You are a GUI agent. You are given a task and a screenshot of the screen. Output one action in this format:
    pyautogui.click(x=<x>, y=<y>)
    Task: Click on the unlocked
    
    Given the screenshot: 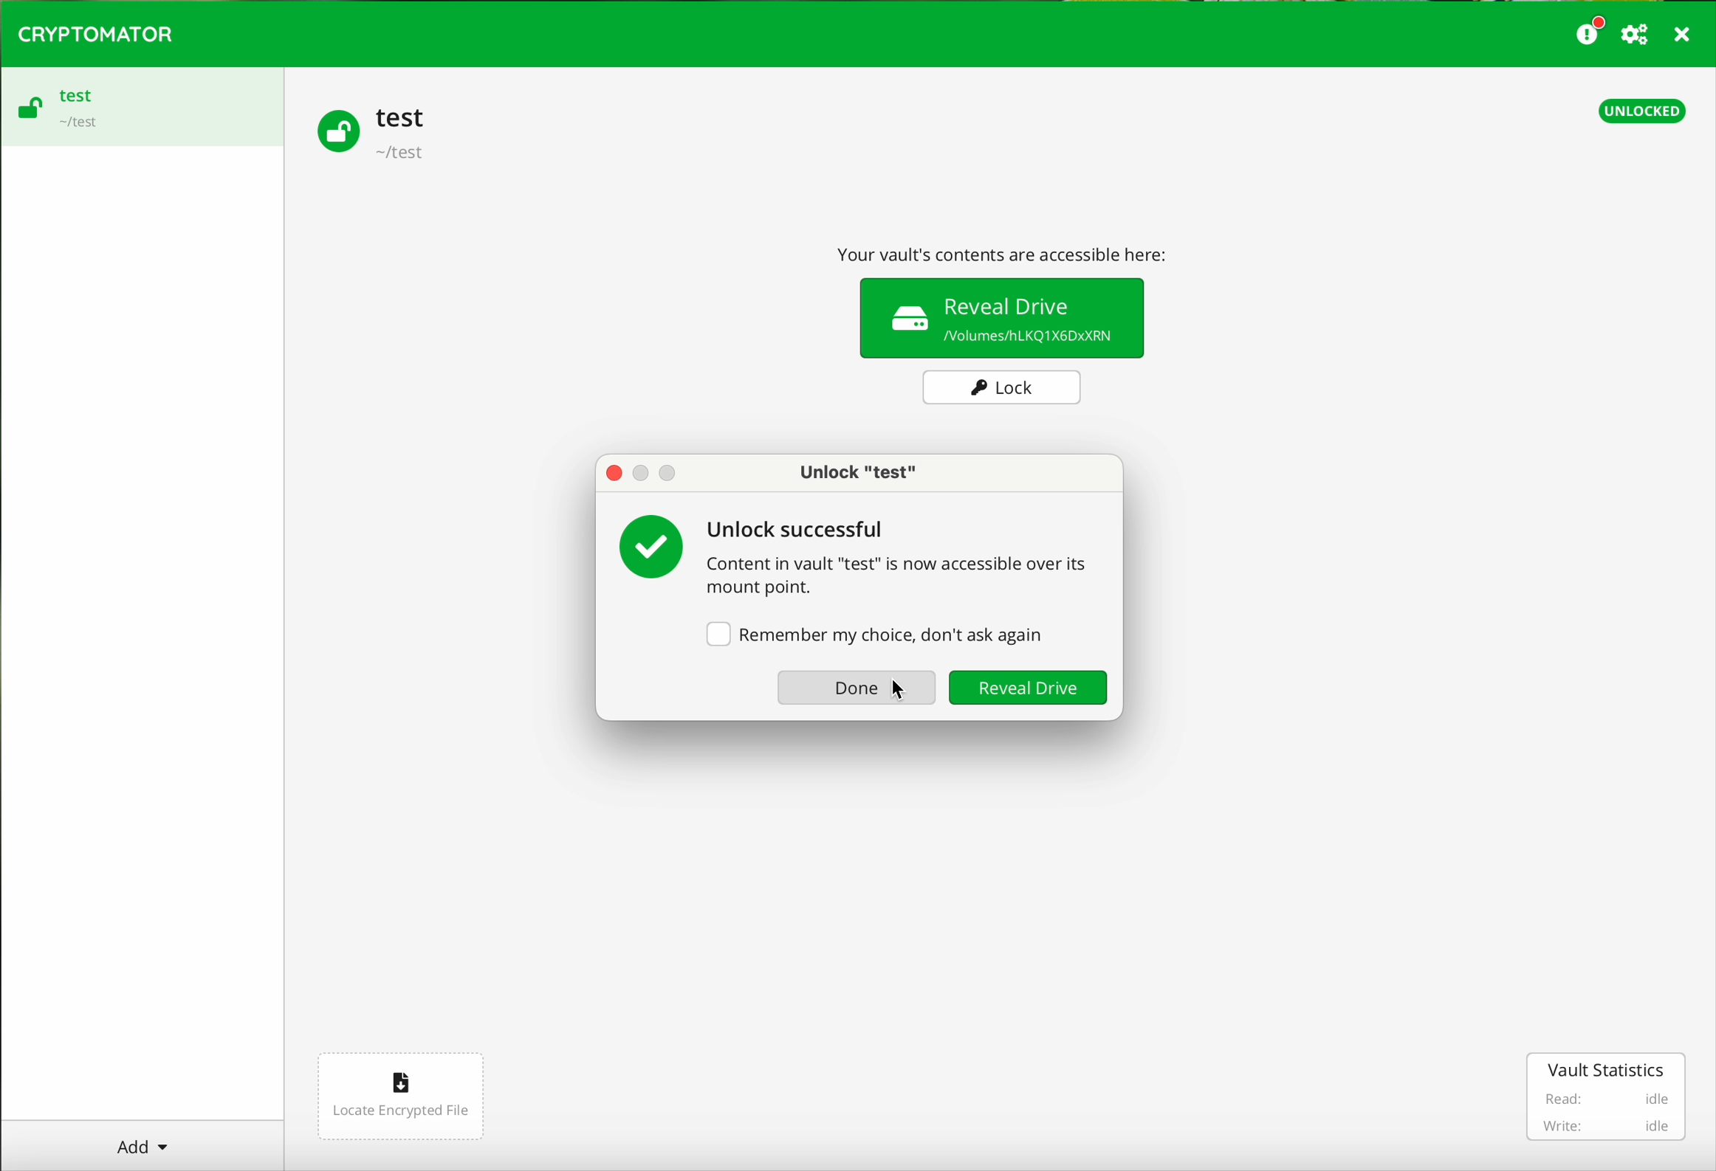 What is the action you would take?
    pyautogui.click(x=1643, y=110)
    